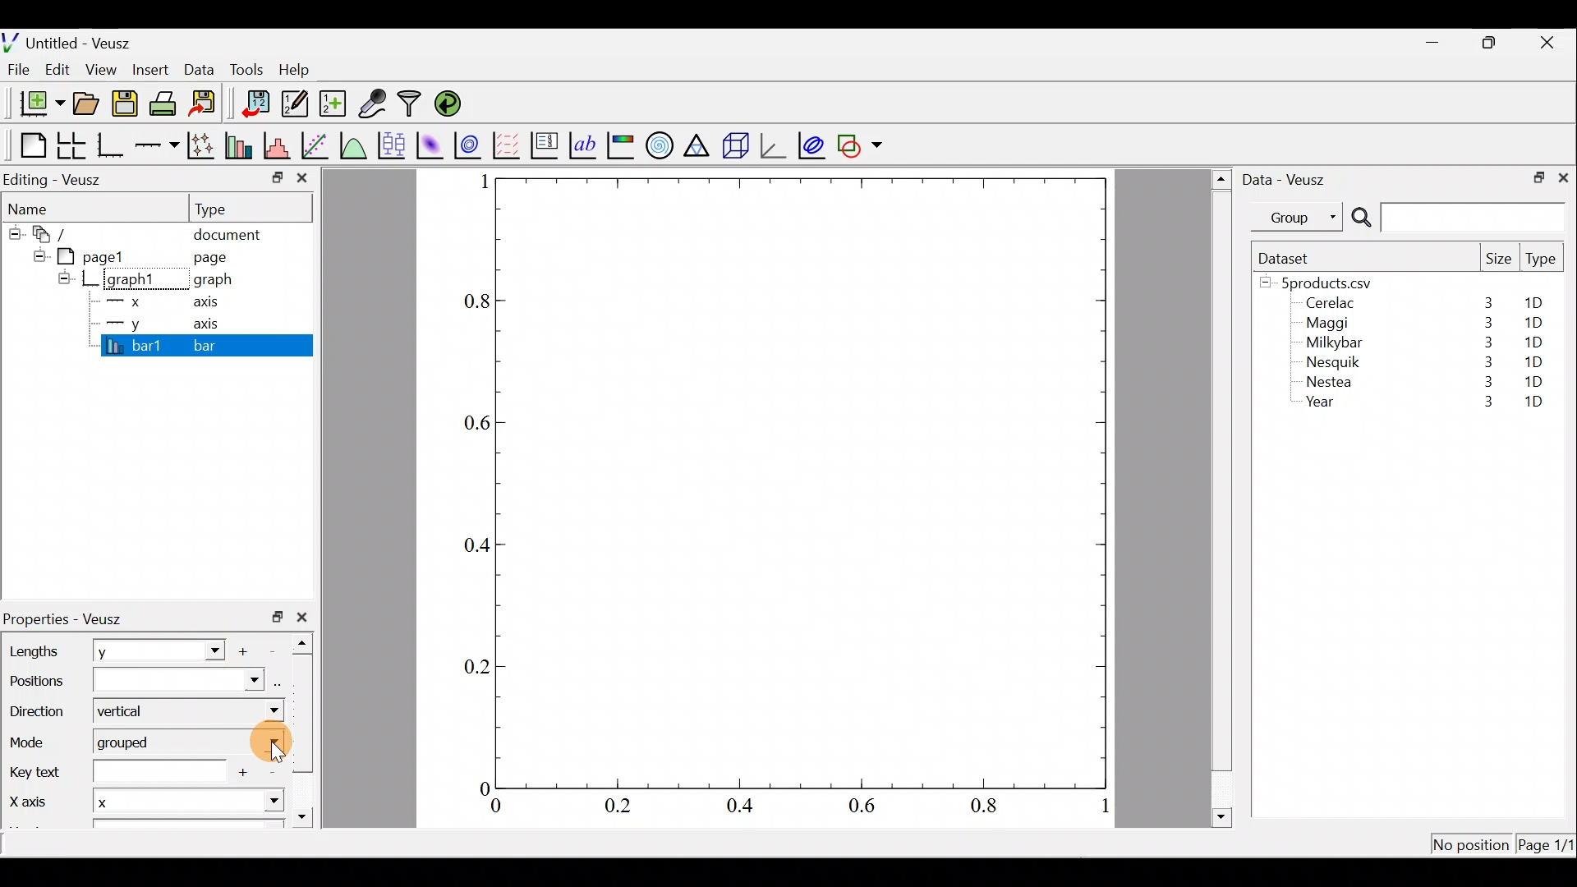  What do you see at coordinates (71, 145) in the screenshot?
I see `Arrange graphs in a grid` at bounding box center [71, 145].